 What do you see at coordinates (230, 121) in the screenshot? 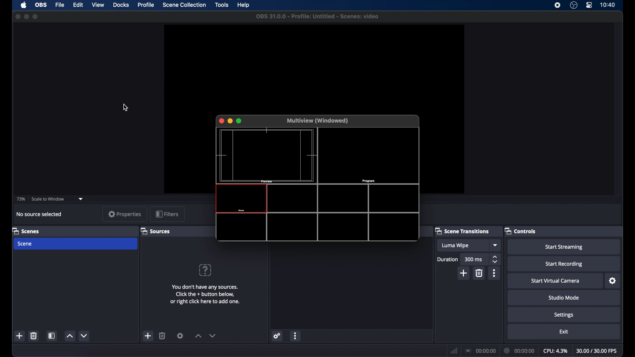
I see `minimize` at bounding box center [230, 121].